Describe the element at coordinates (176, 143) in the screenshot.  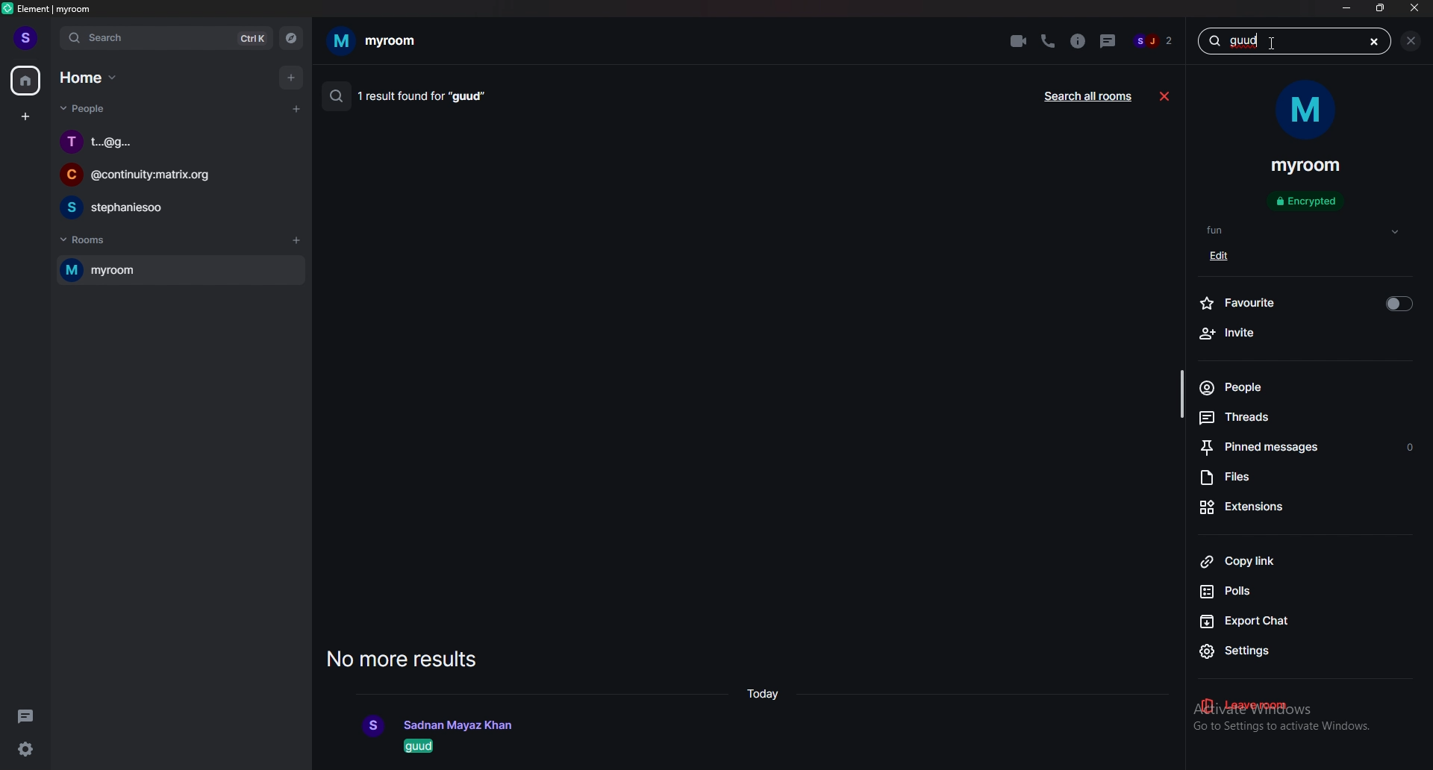
I see `chat` at that location.